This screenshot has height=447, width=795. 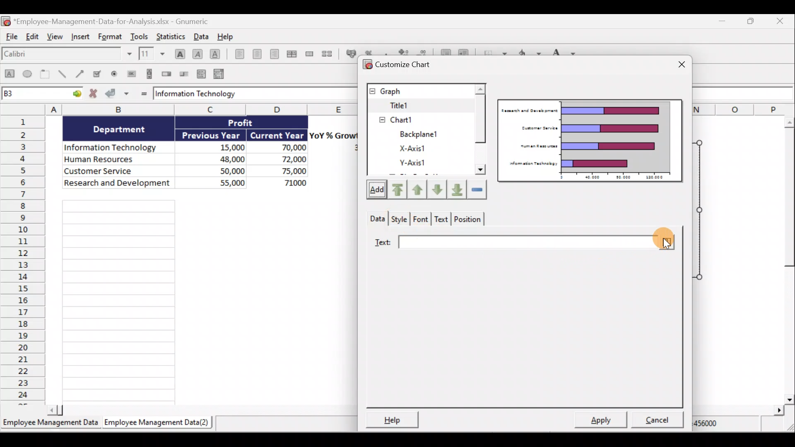 I want to click on Split merged range of cells, so click(x=327, y=53).